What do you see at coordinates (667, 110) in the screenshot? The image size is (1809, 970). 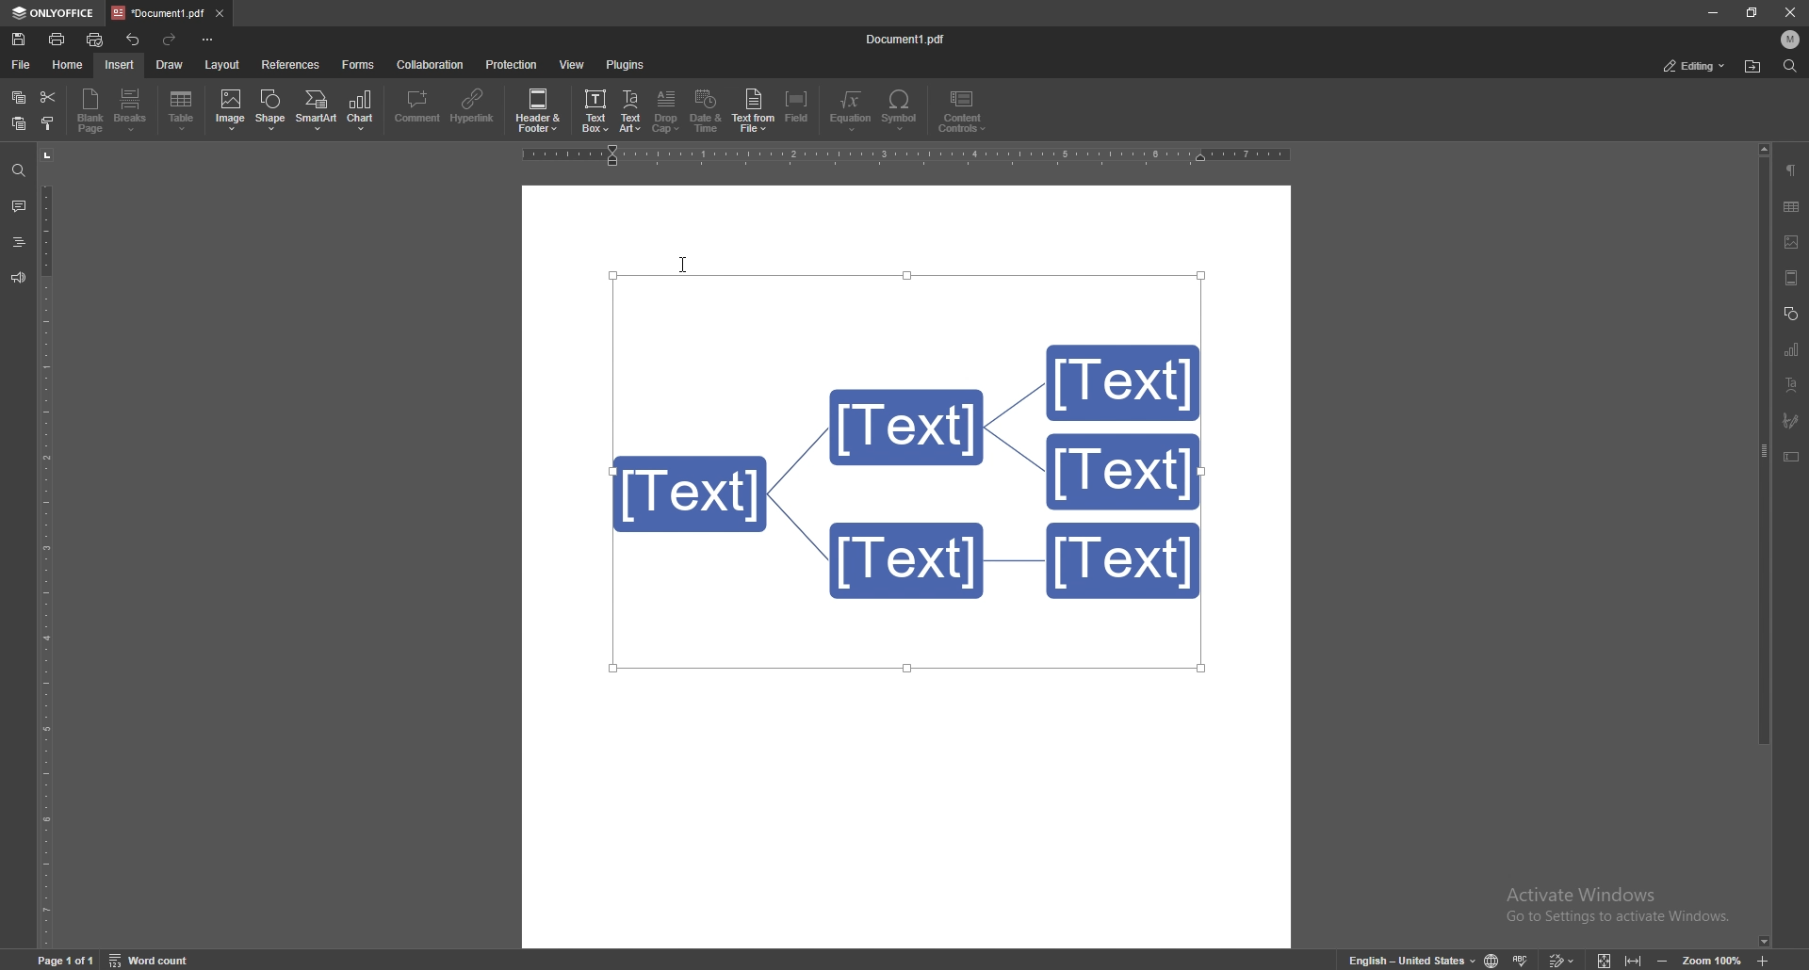 I see `drop cap` at bounding box center [667, 110].